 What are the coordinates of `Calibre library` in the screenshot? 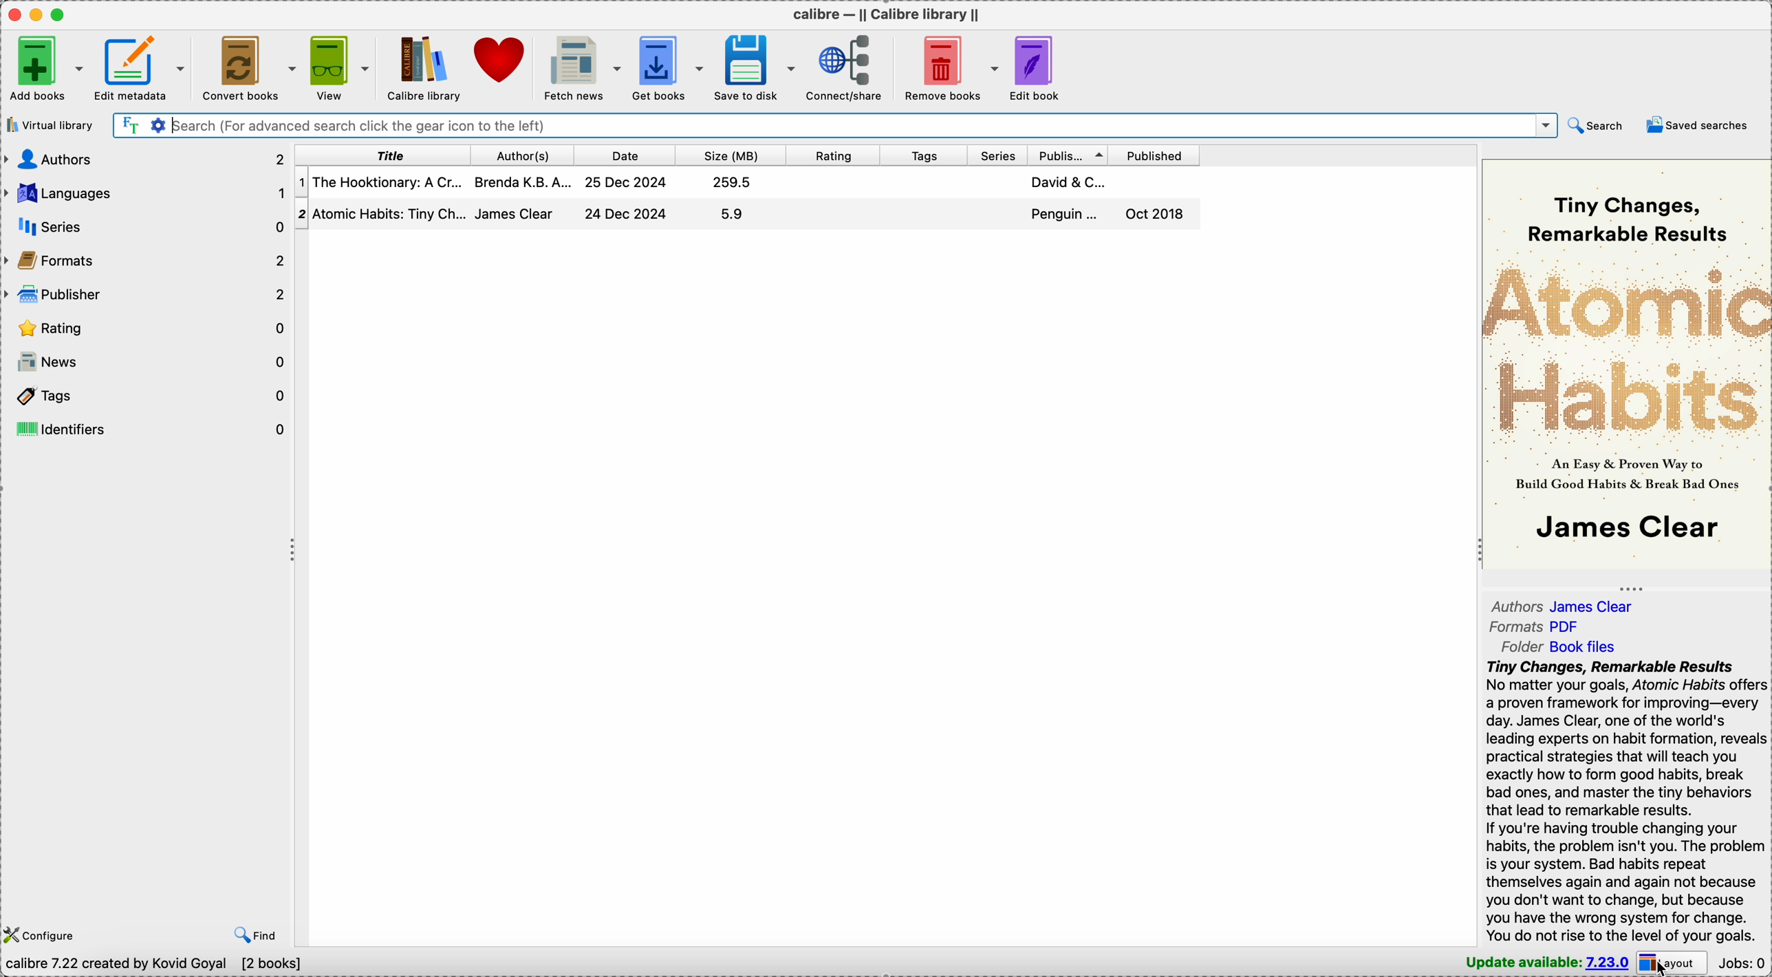 It's located at (422, 67).